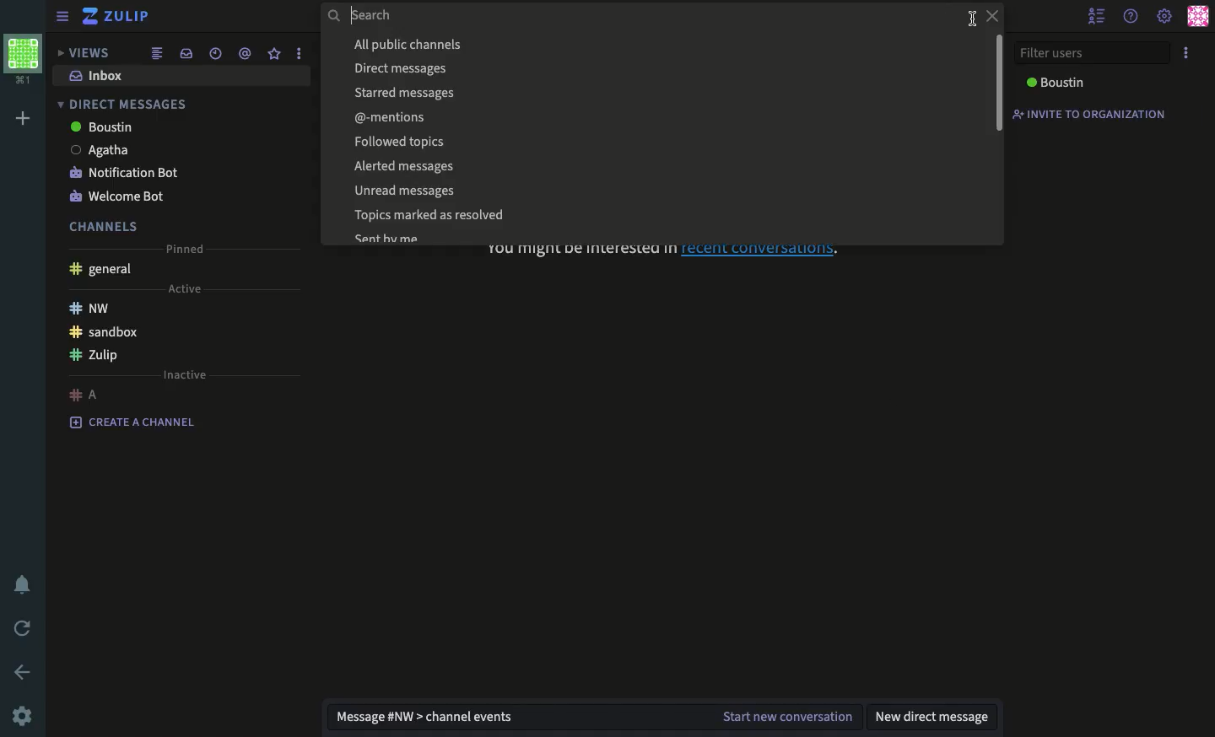 The height and width of the screenshot is (737, 1215). What do you see at coordinates (786, 717) in the screenshot?
I see `start new conversation` at bounding box center [786, 717].